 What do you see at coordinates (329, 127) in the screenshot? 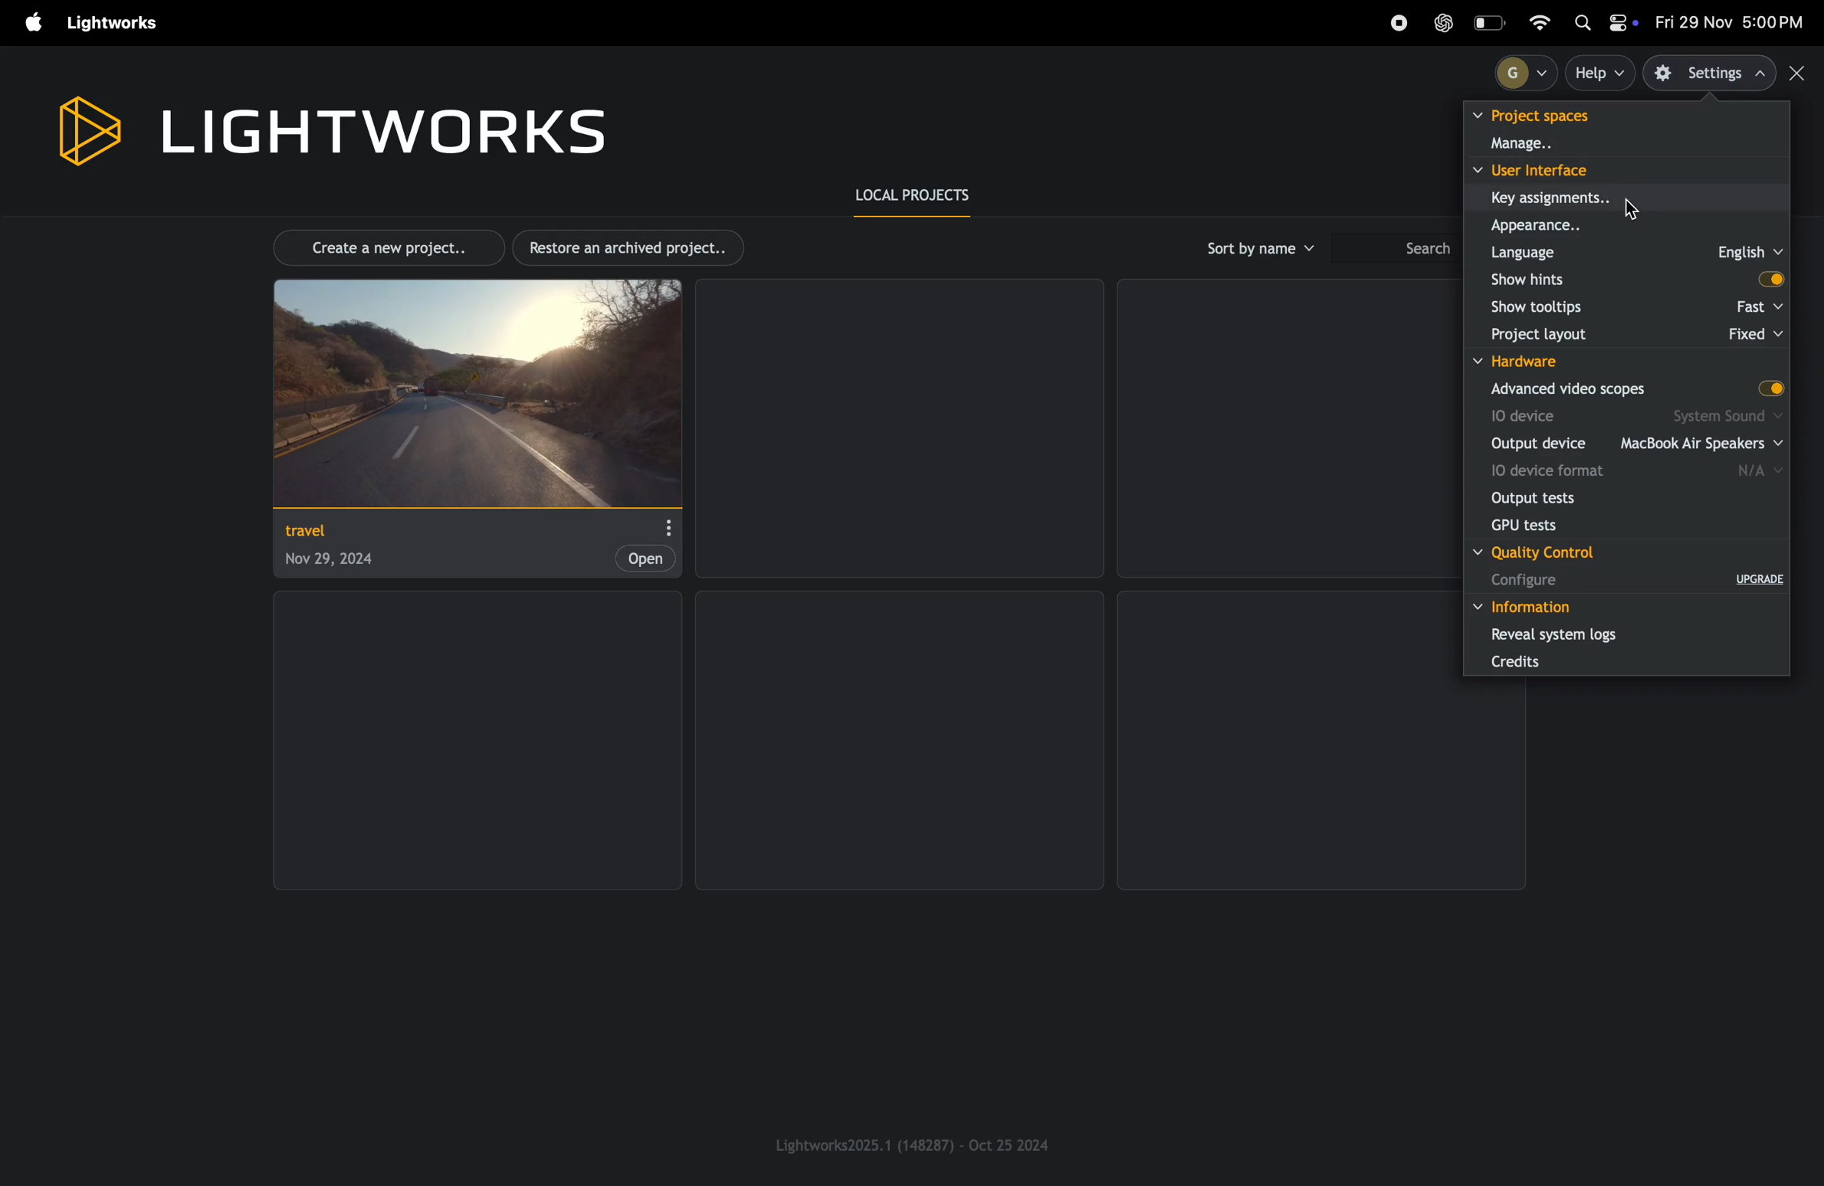
I see `light works` at bounding box center [329, 127].